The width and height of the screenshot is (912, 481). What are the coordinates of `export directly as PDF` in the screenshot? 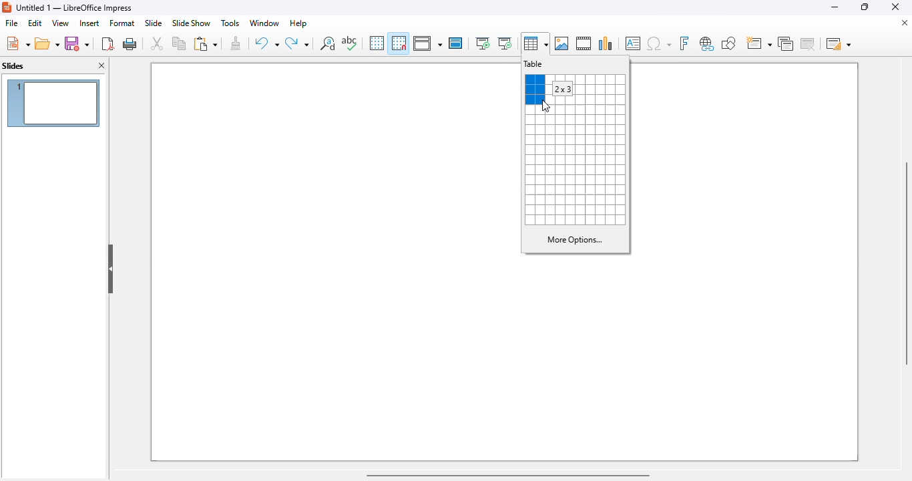 It's located at (107, 43).